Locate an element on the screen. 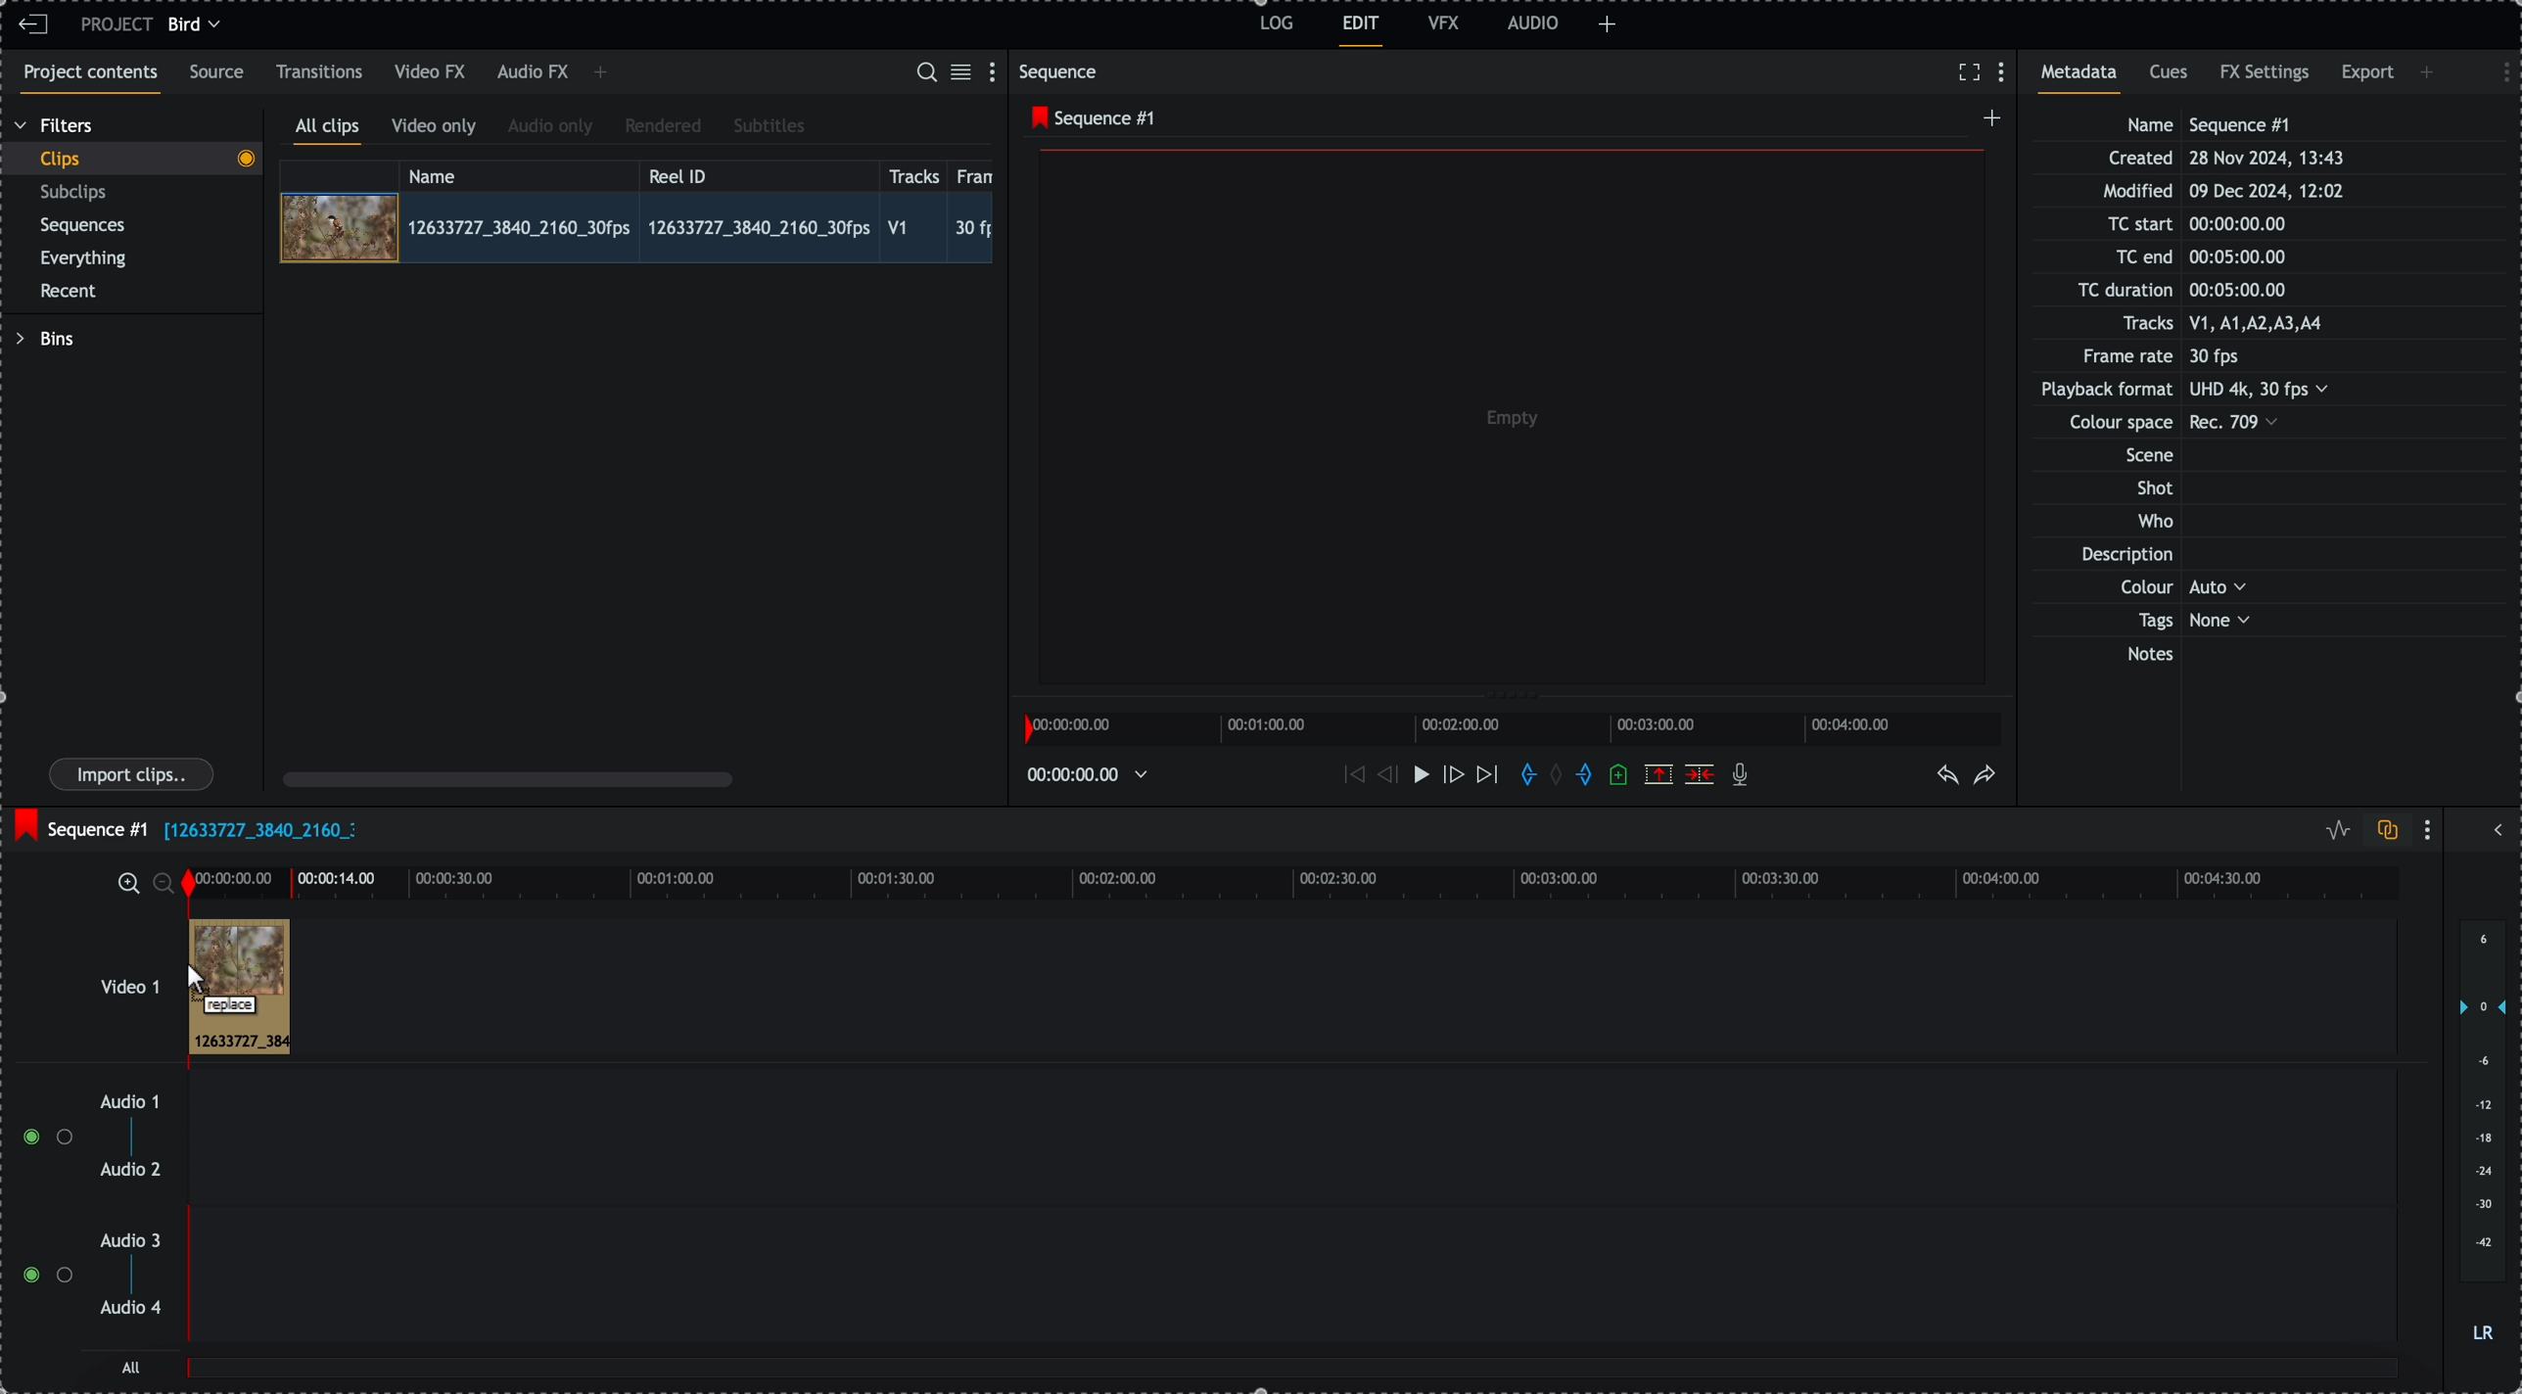 The width and height of the screenshot is (2522, 1394). metadata is located at coordinates (2085, 78).